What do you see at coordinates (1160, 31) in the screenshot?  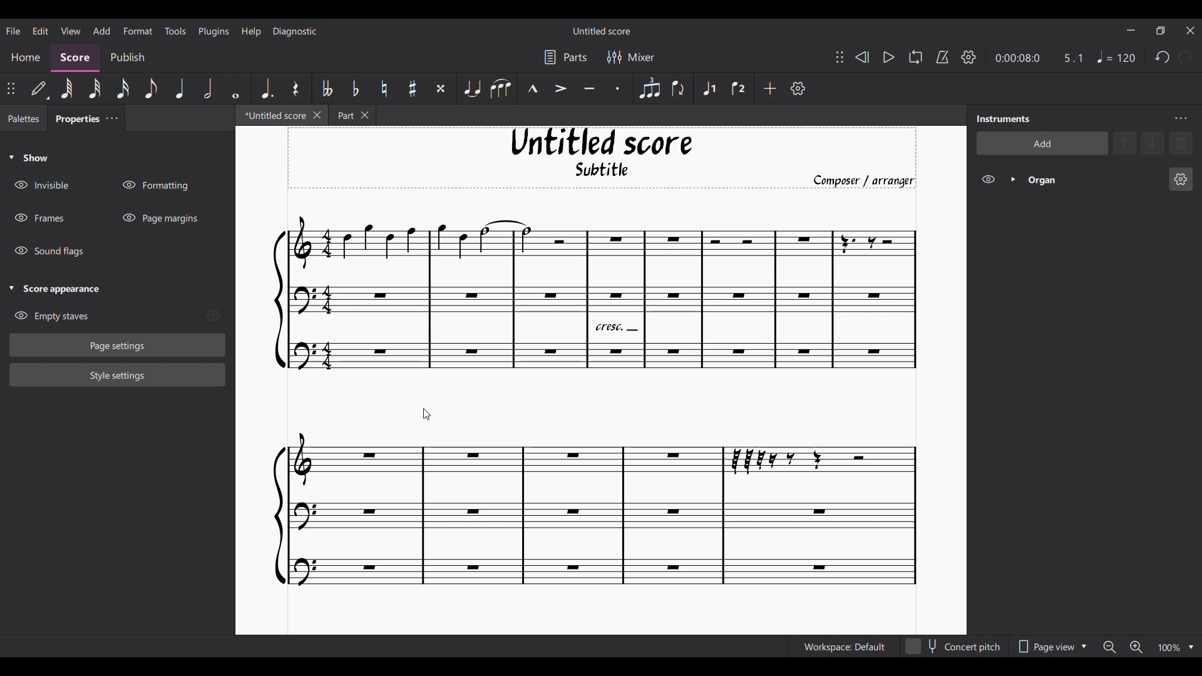 I see `Show interface in a smaller tab` at bounding box center [1160, 31].